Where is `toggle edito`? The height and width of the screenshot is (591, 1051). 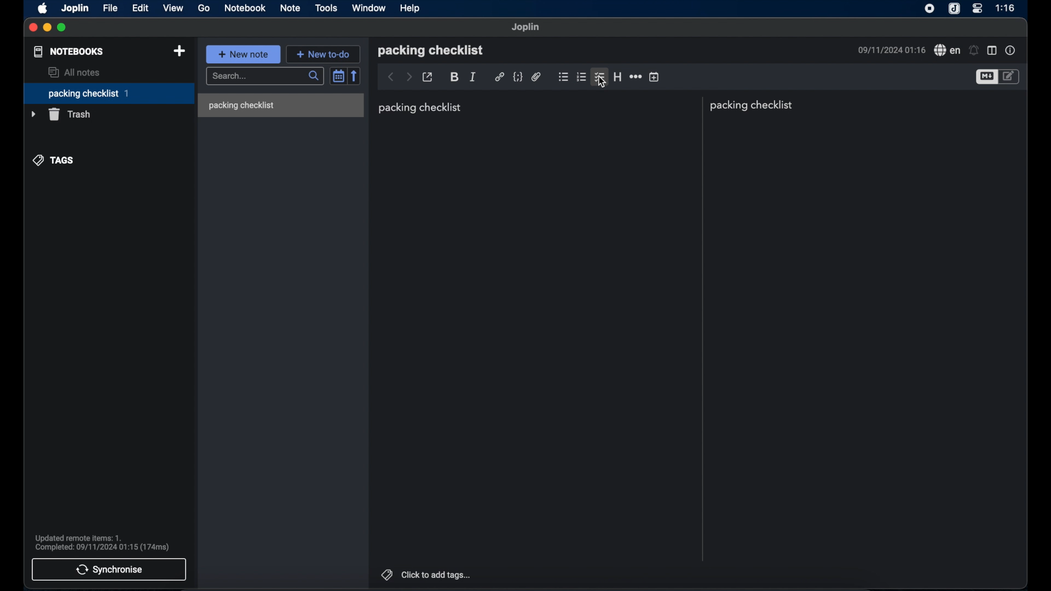
toggle edito is located at coordinates (1010, 77).